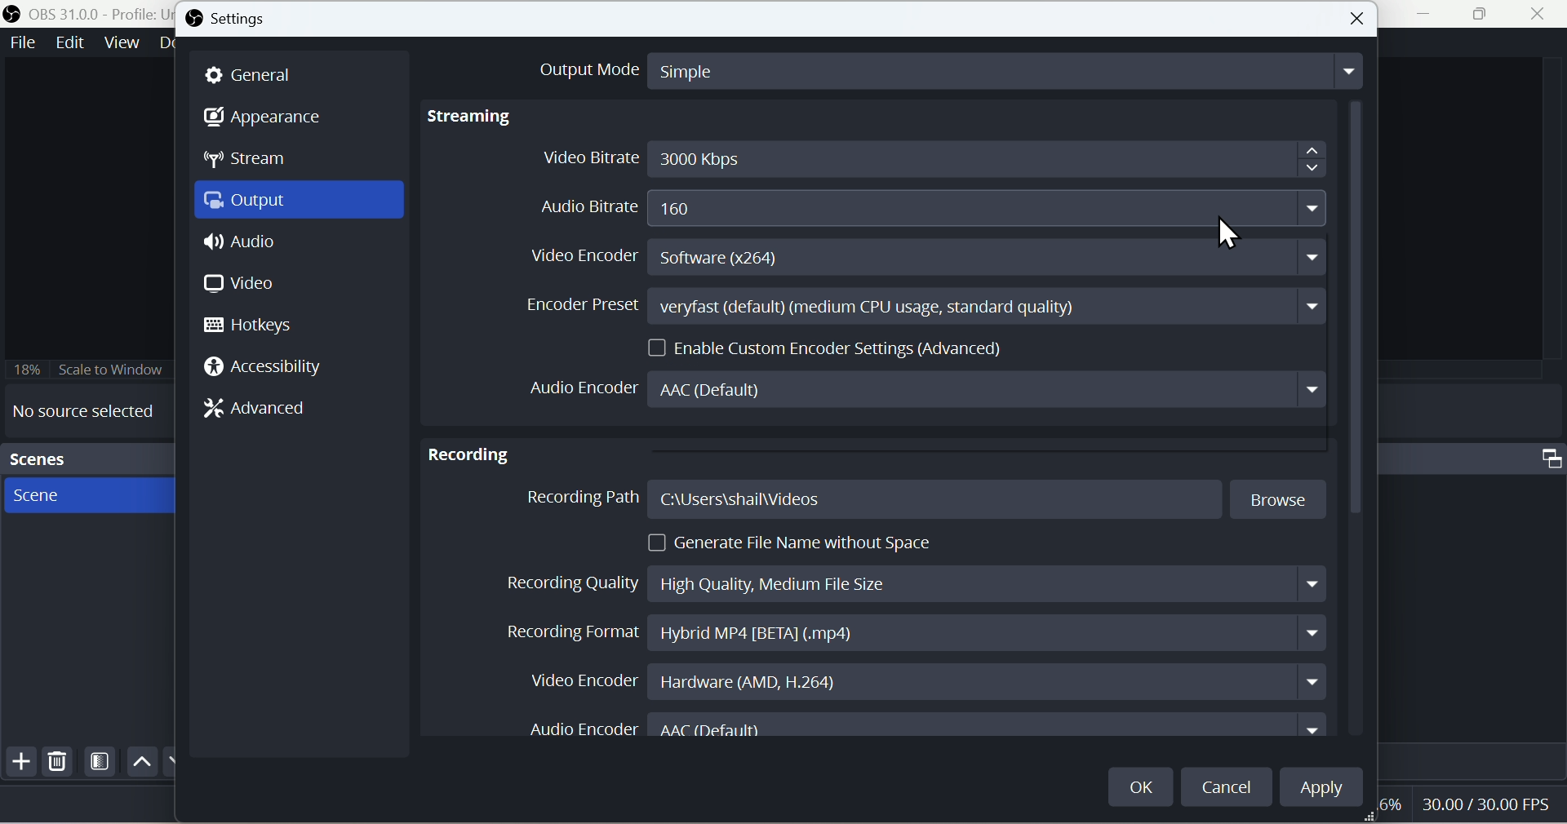 The image size is (1567, 824). What do you see at coordinates (1359, 19) in the screenshot?
I see `` at bounding box center [1359, 19].